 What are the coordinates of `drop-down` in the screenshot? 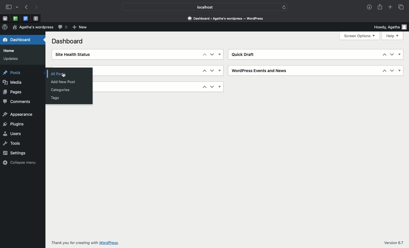 It's located at (18, 7).